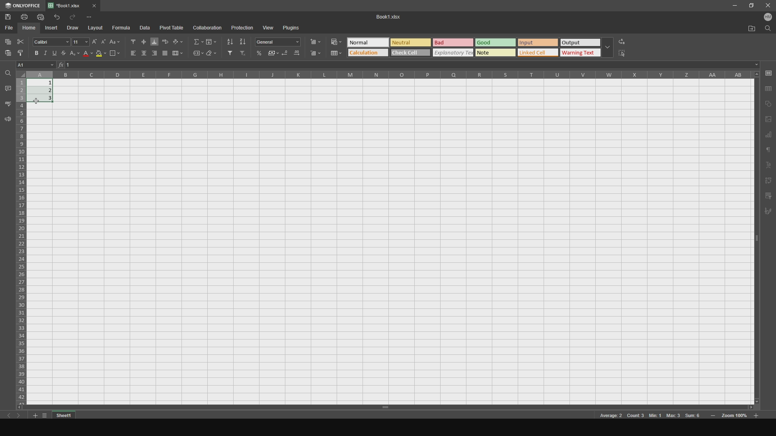 This screenshot has height=436, width=776. What do you see at coordinates (768, 151) in the screenshot?
I see `text` at bounding box center [768, 151].